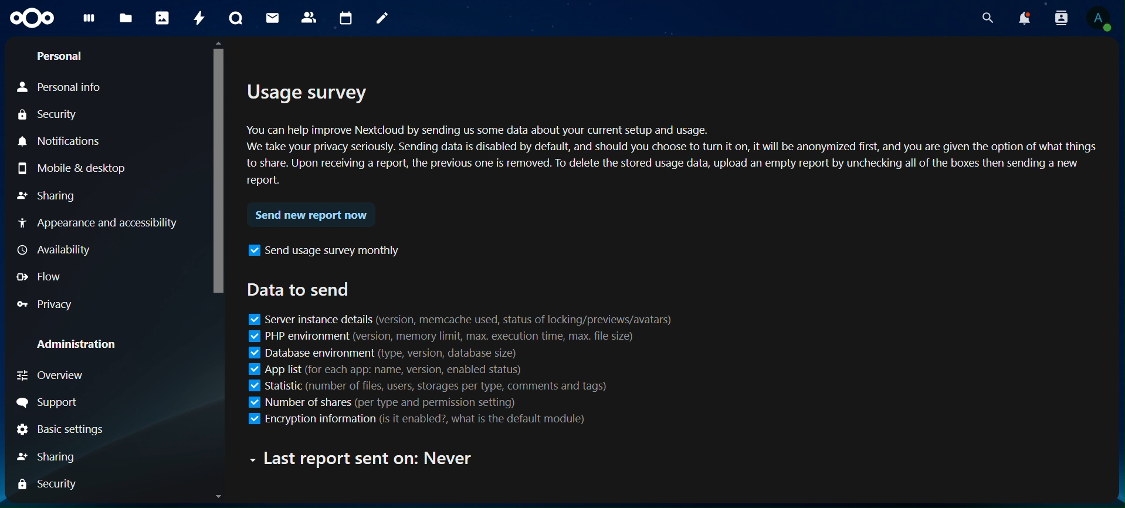  I want to click on app list, so click(388, 370).